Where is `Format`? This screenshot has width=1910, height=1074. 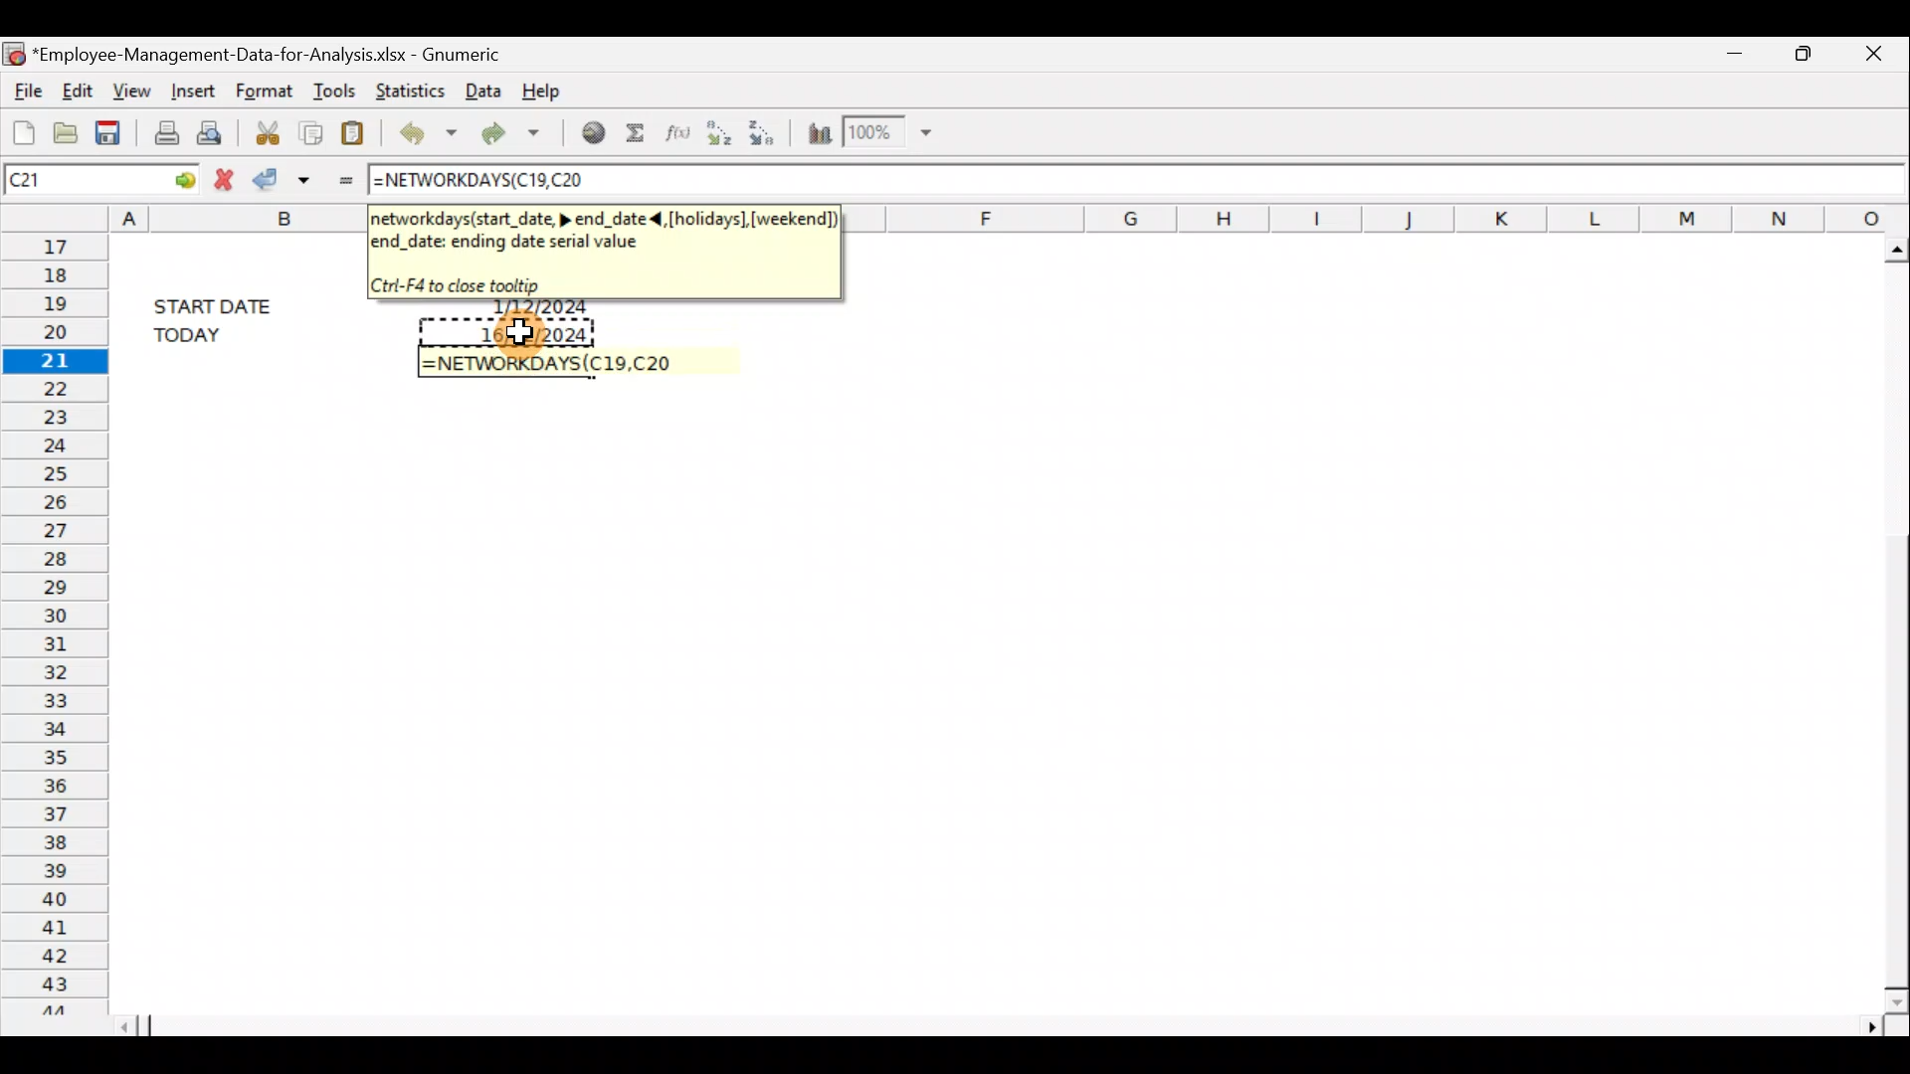 Format is located at coordinates (267, 89).